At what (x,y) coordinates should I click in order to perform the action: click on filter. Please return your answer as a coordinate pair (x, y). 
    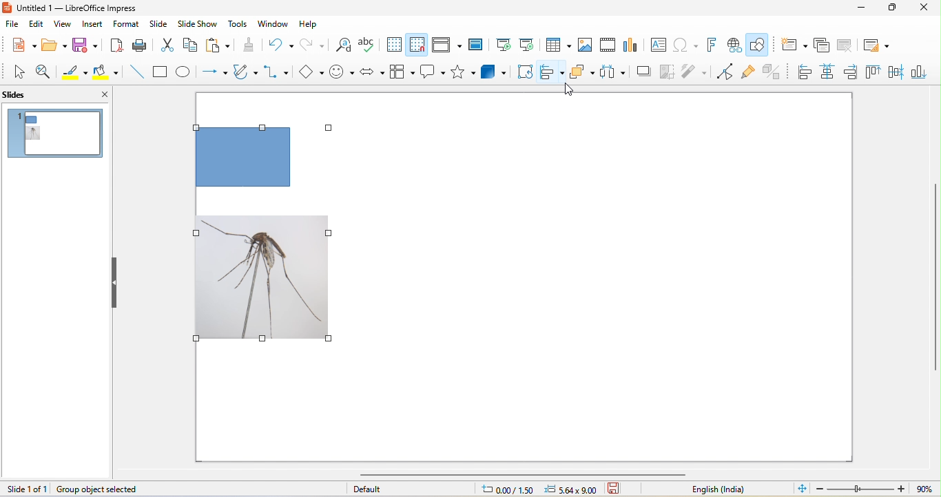
    Looking at the image, I should click on (696, 73).